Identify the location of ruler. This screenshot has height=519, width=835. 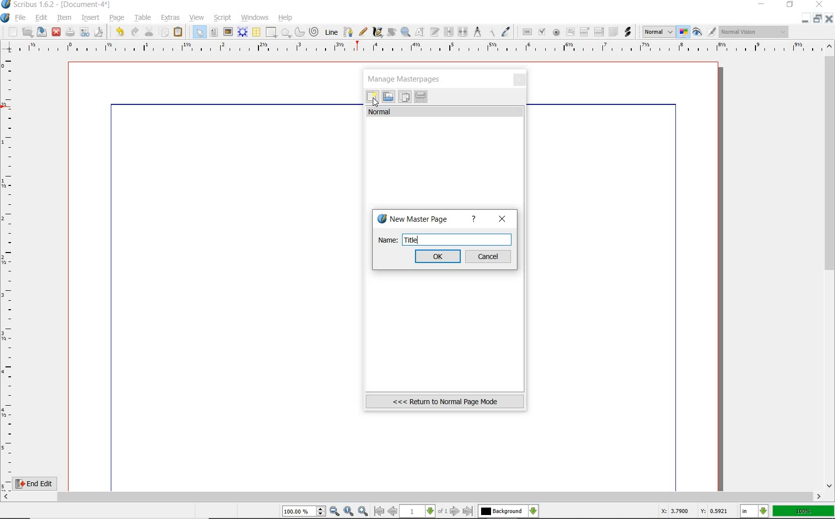
(9, 271).